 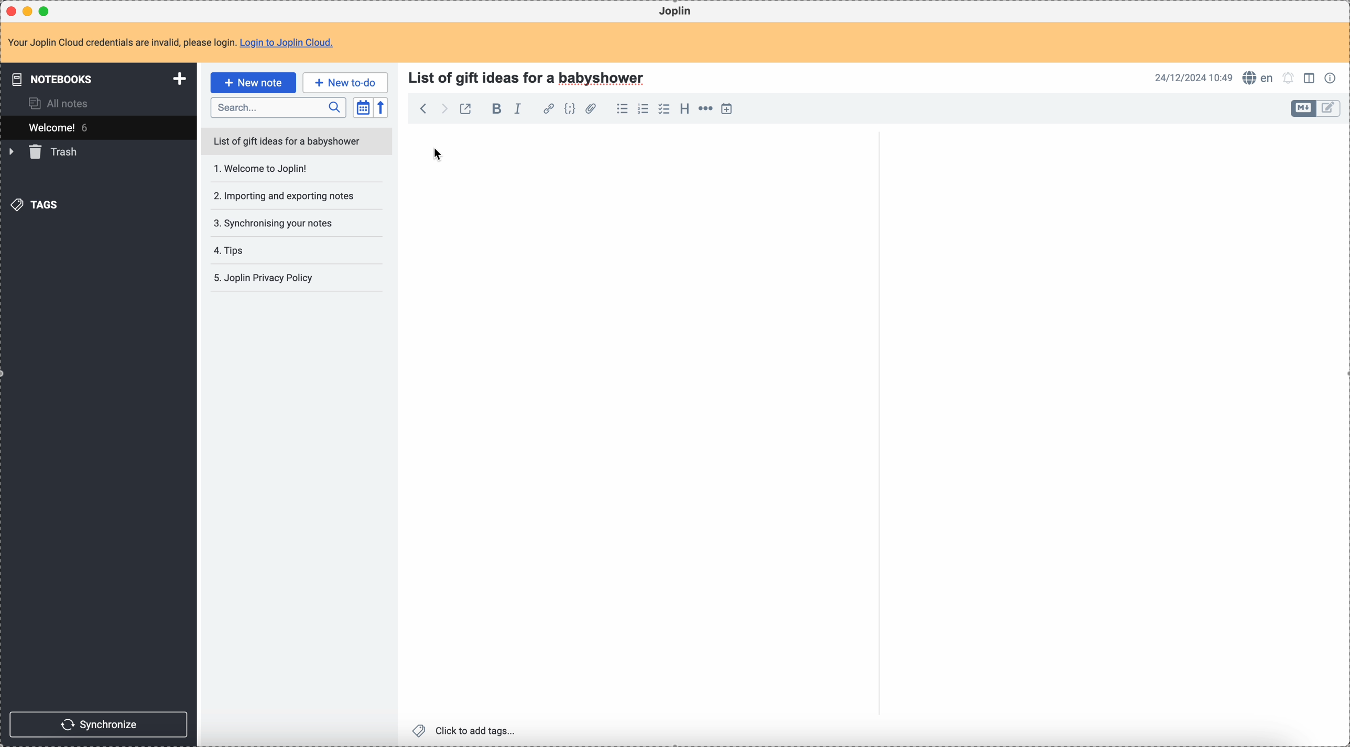 I want to click on horizontal rule, so click(x=707, y=109).